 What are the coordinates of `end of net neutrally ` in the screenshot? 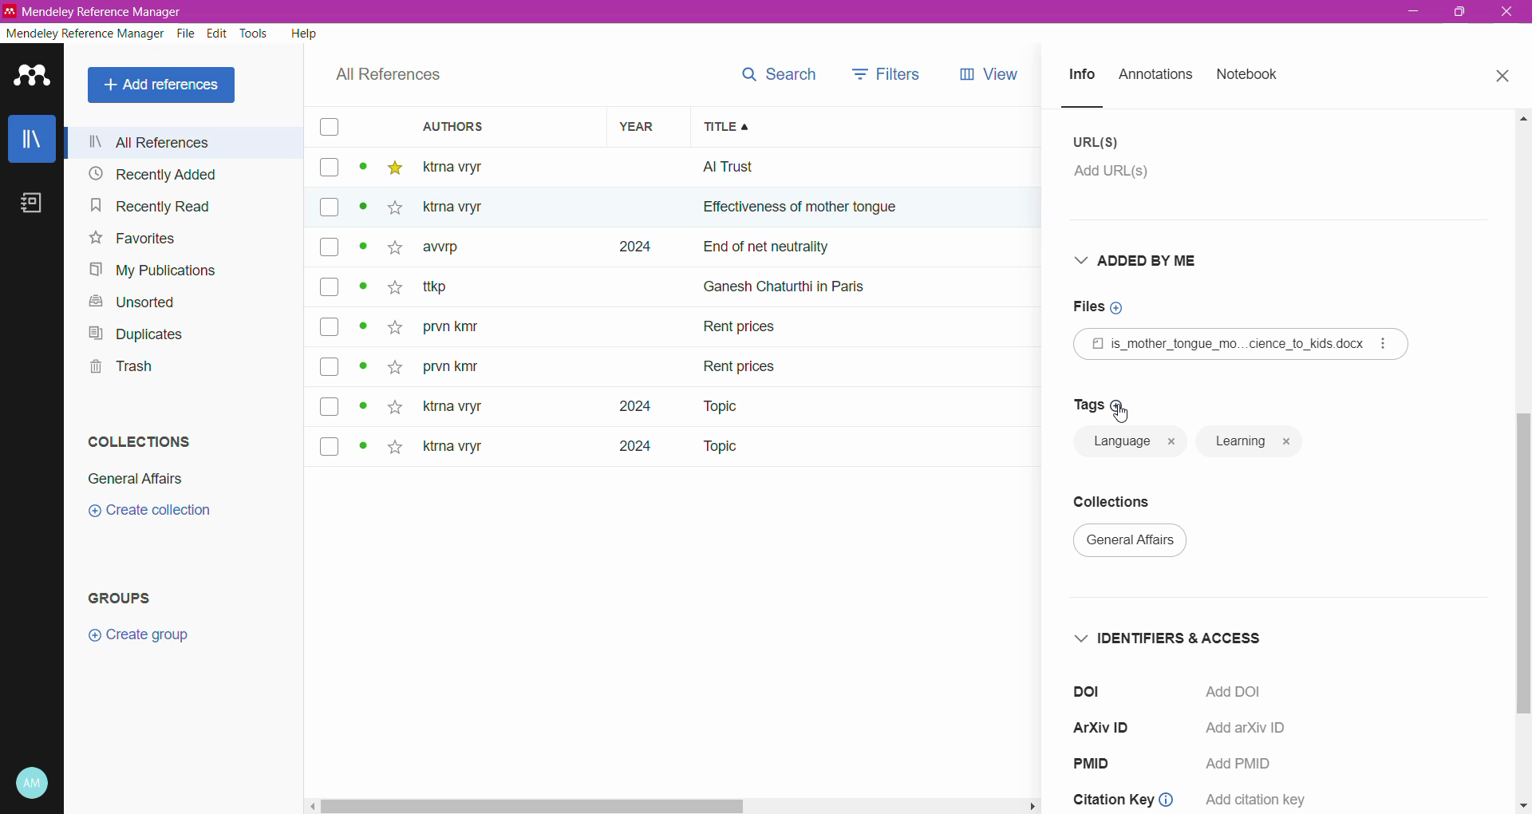 It's located at (873, 249).